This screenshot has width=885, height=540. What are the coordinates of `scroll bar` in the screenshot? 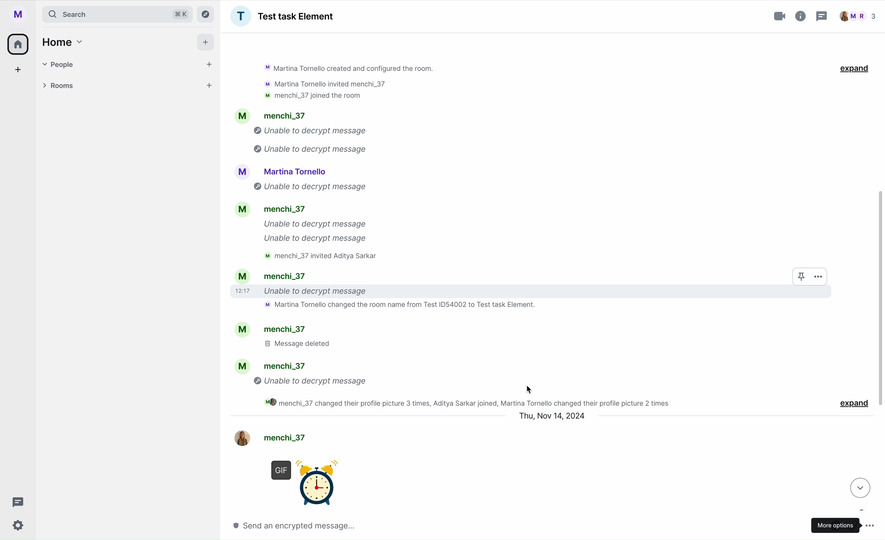 It's located at (880, 299).